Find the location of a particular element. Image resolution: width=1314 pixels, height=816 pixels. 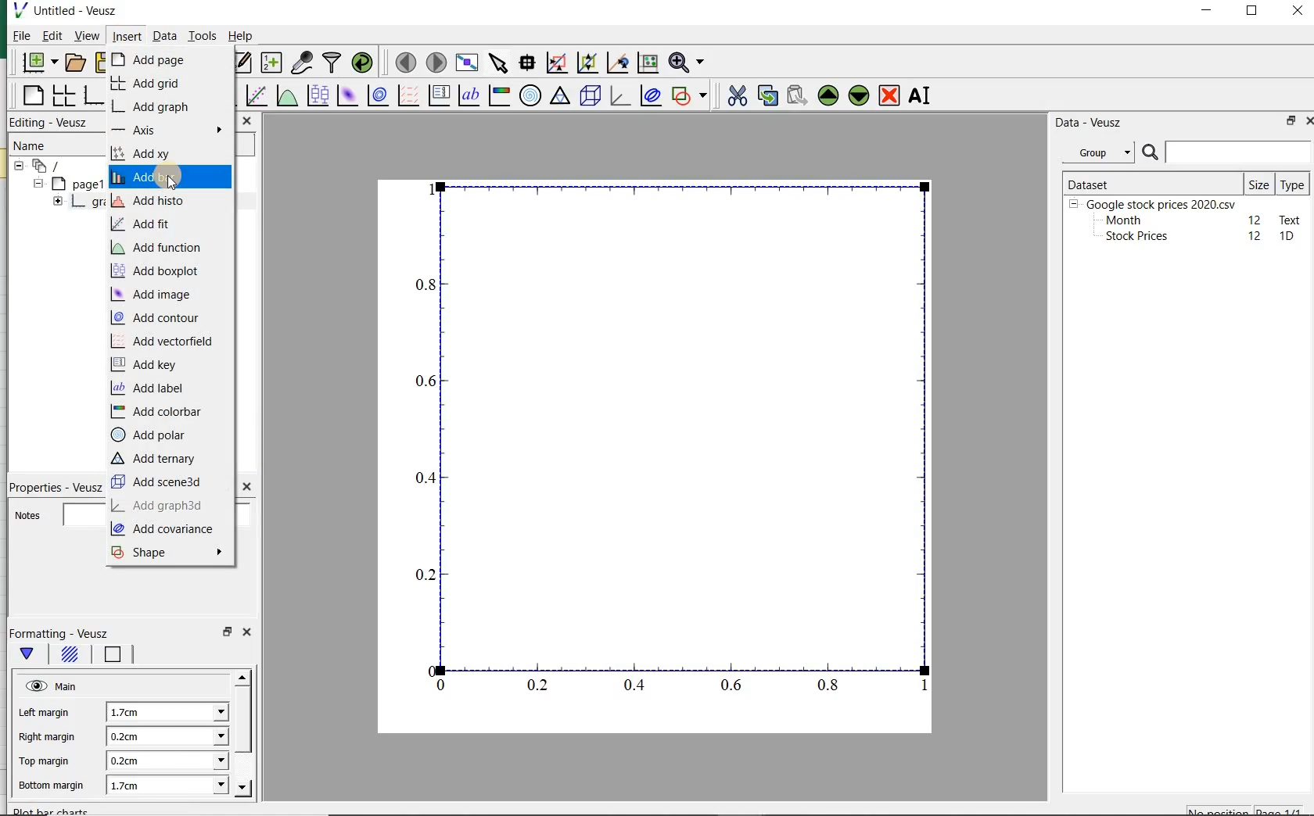

add a shape to the plot is located at coordinates (690, 96).